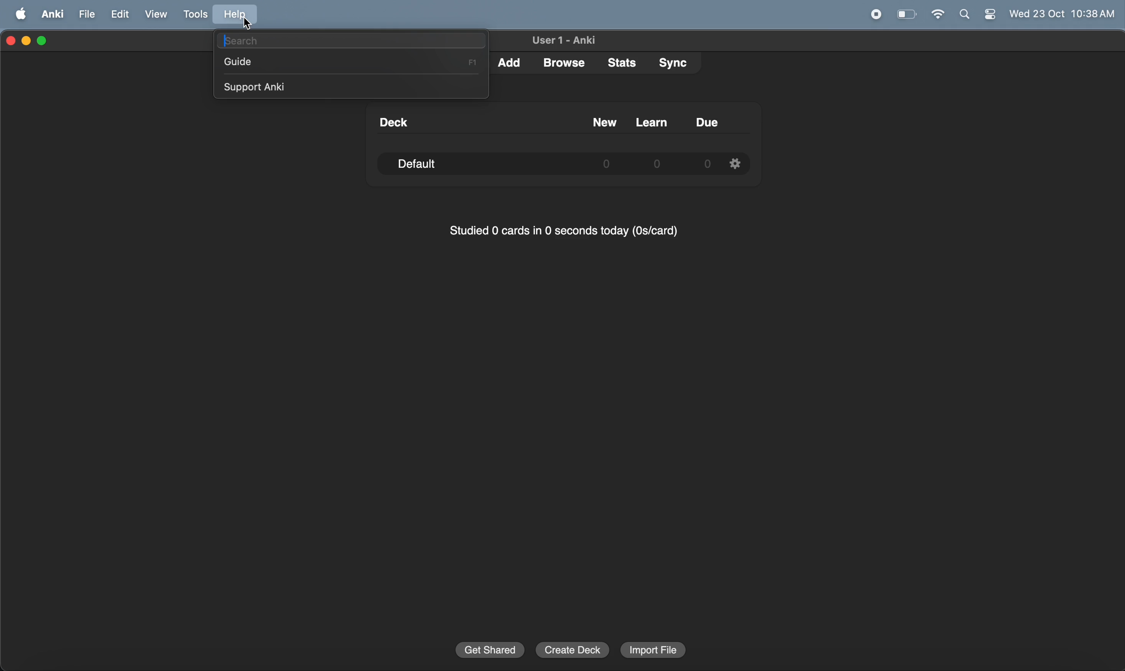 This screenshot has height=671, width=1125. I want to click on default, so click(427, 164).